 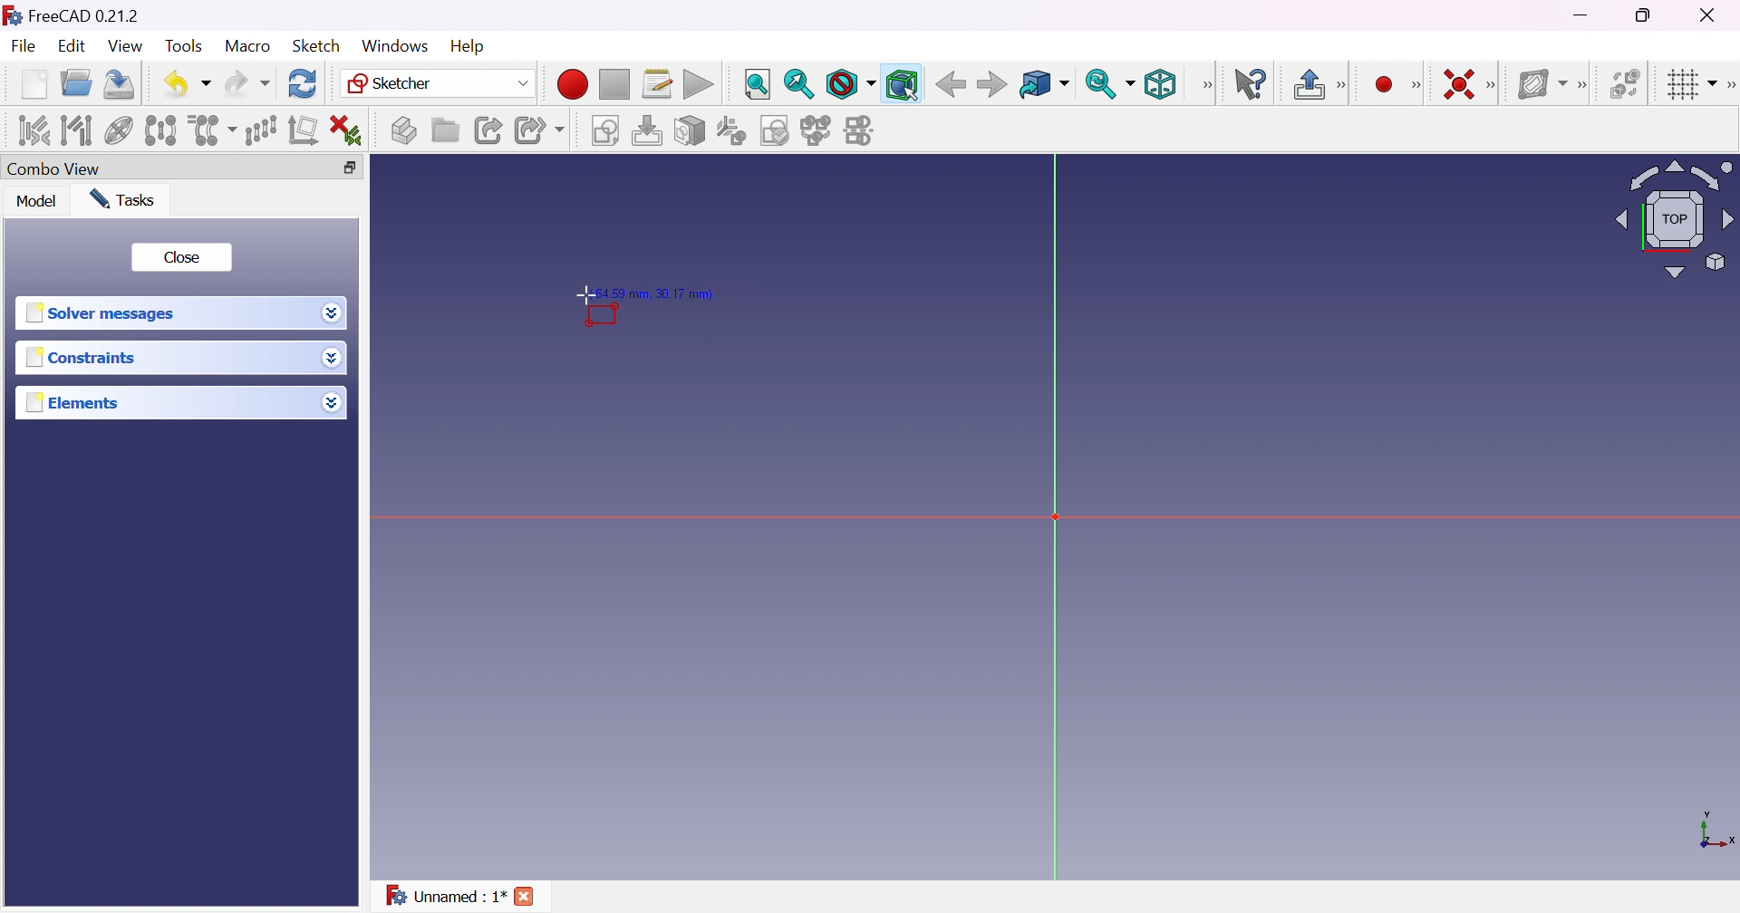 What do you see at coordinates (661, 291) in the screenshot?
I see `Position` at bounding box center [661, 291].